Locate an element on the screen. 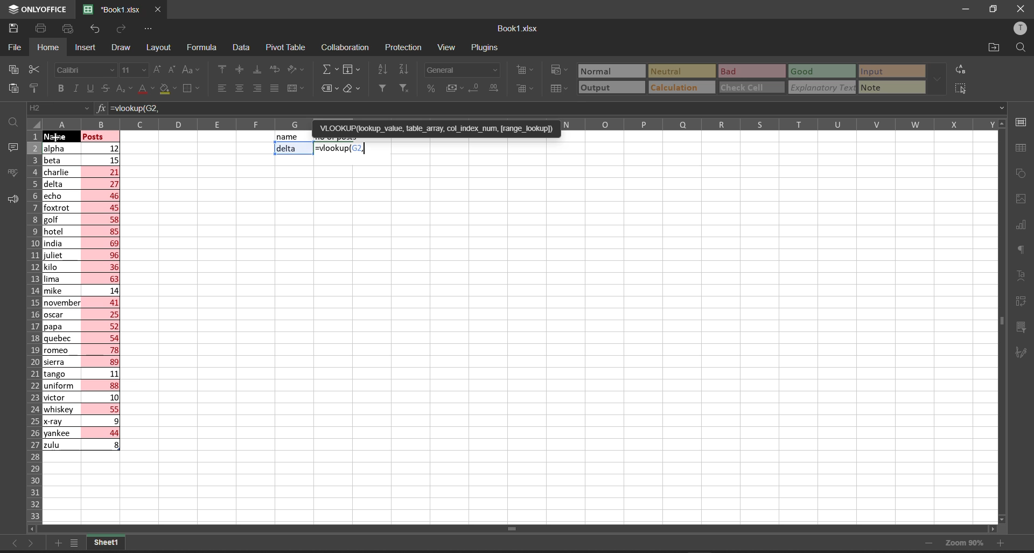 The image size is (1034, 553). save is located at coordinates (13, 29).